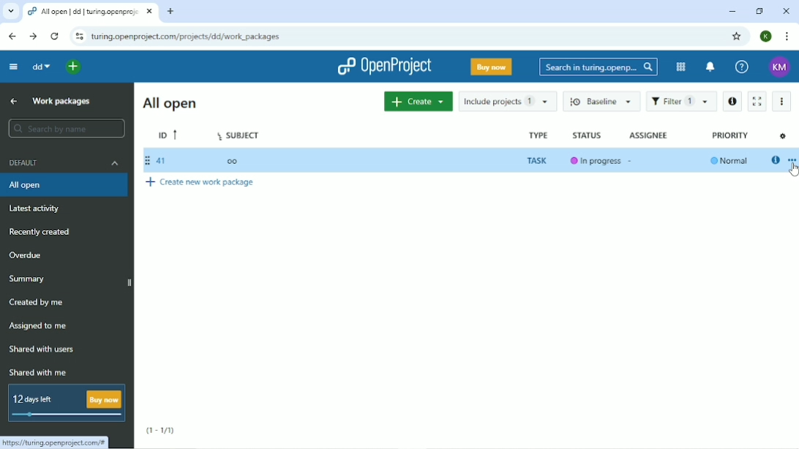  I want to click on Activate zen mode, so click(759, 101).